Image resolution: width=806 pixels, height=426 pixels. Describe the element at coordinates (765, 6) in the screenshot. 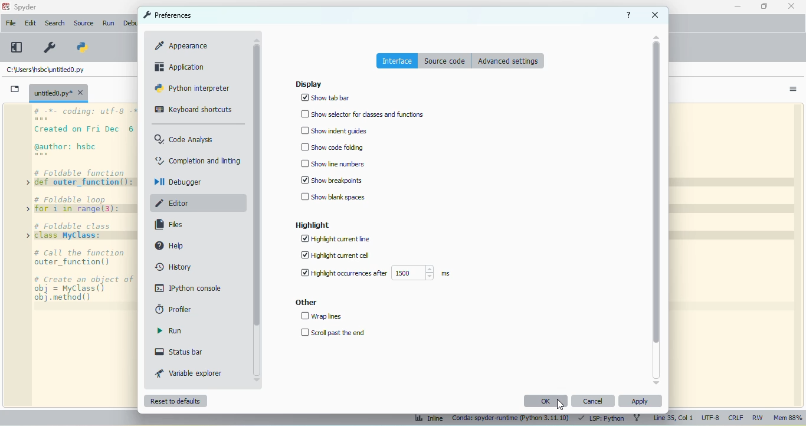

I see `maximize` at that location.